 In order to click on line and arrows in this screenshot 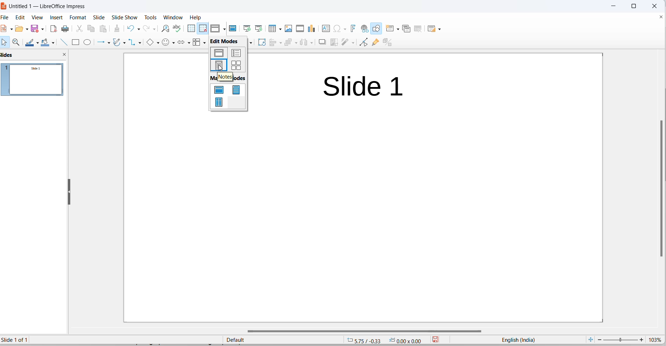, I will do `click(101, 43)`.